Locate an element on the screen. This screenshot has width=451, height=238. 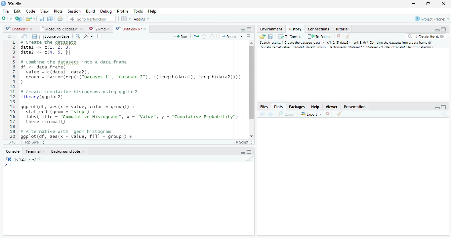
UntitledR.R is located at coordinates (131, 28).